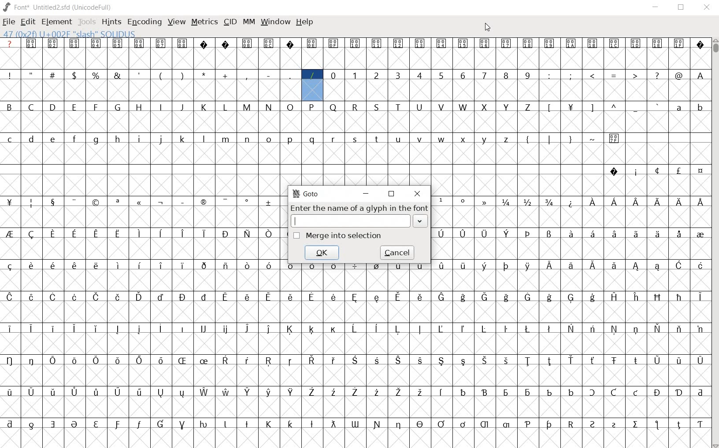  What do you see at coordinates (52, 6) in the screenshot?
I see `font name` at bounding box center [52, 6].